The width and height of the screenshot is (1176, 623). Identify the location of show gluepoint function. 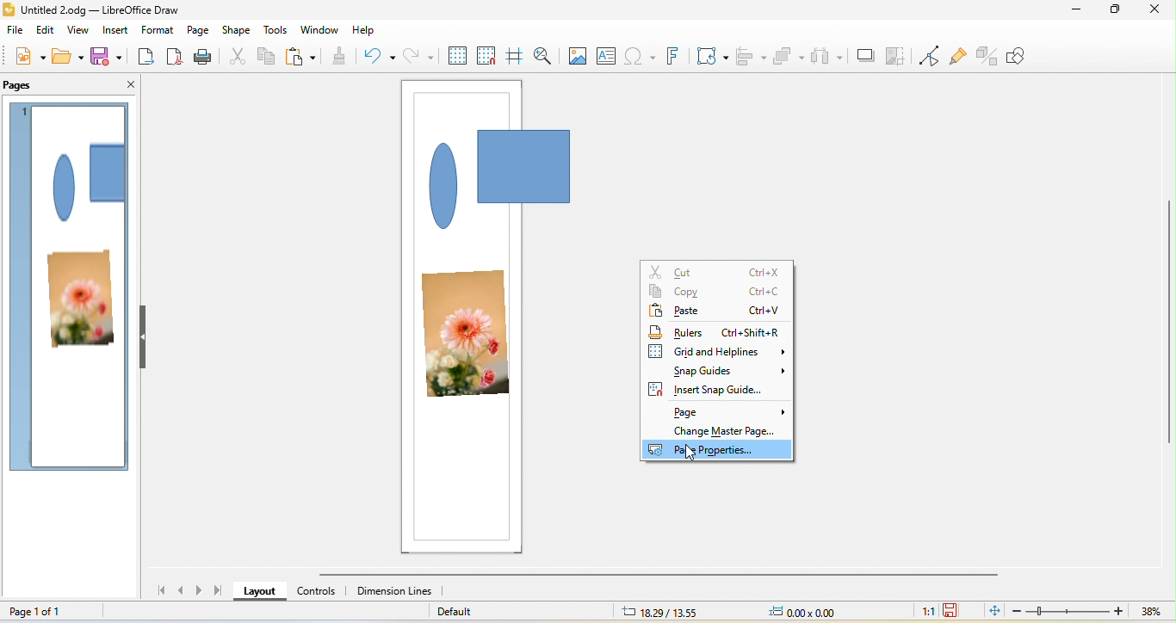
(959, 54).